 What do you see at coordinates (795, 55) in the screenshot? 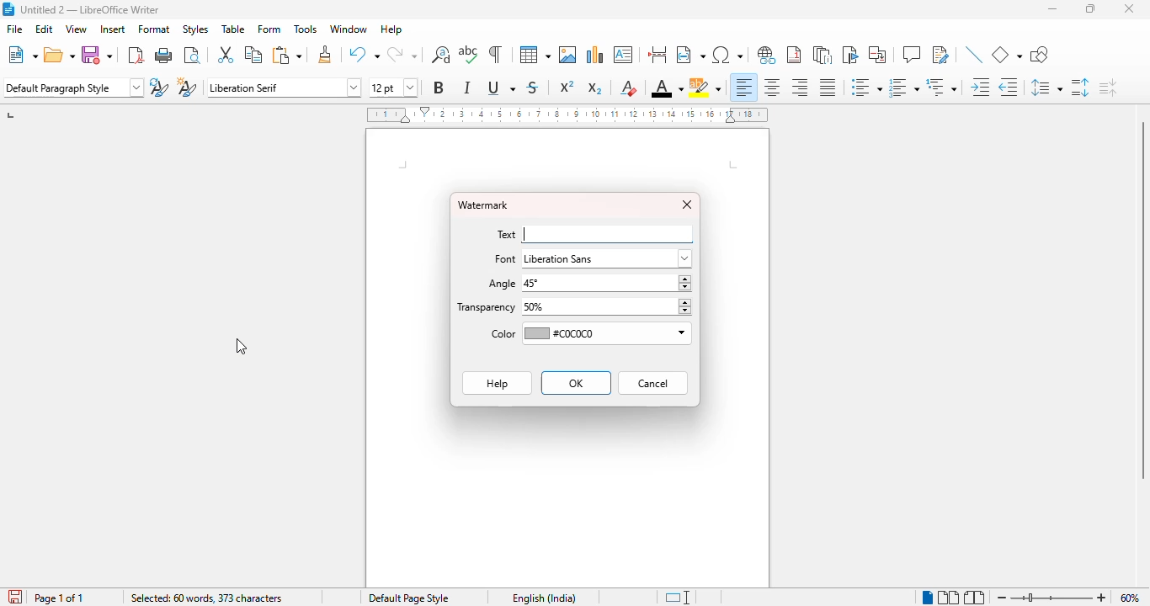
I see `insert footnote` at bounding box center [795, 55].